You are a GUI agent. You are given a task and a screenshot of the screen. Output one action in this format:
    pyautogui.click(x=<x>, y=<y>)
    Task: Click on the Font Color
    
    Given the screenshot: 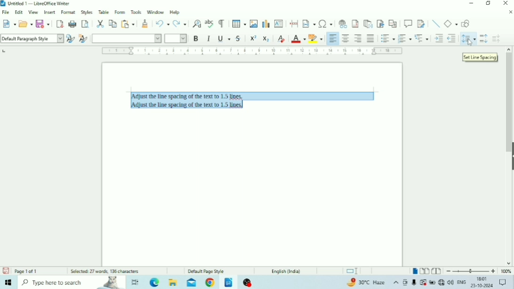 What is the action you would take?
    pyautogui.click(x=298, y=39)
    